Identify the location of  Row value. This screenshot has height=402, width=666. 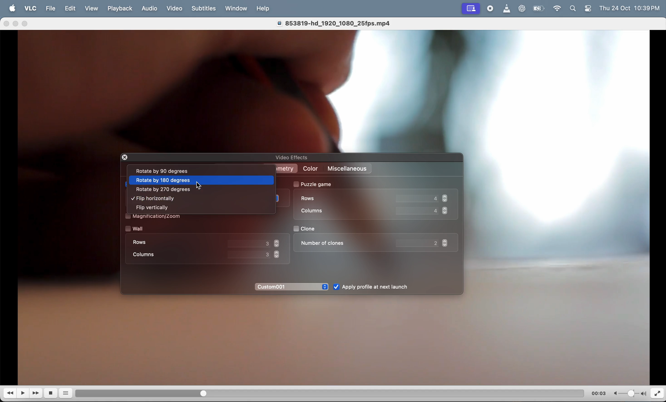
(421, 199).